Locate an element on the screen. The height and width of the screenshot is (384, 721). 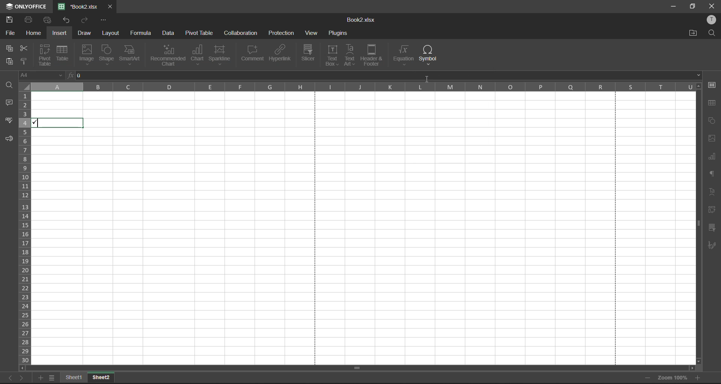
close is located at coordinates (110, 7).